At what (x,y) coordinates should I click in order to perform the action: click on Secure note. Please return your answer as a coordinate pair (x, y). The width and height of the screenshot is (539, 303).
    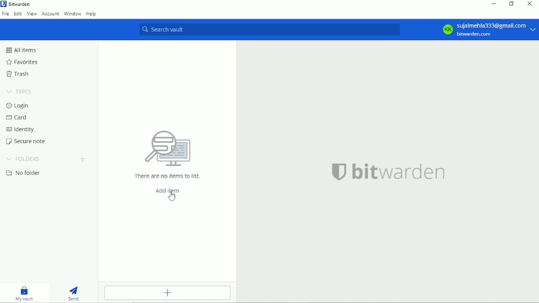
    Looking at the image, I should click on (26, 141).